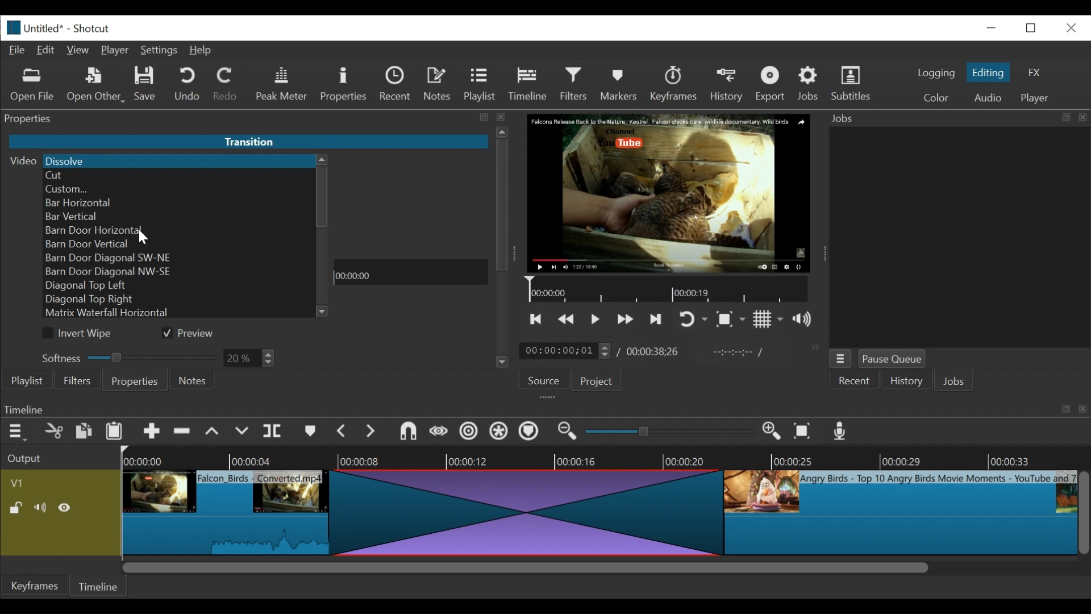 Image resolution: width=1091 pixels, height=614 pixels. I want to click on Timeline, so click(670, 290).